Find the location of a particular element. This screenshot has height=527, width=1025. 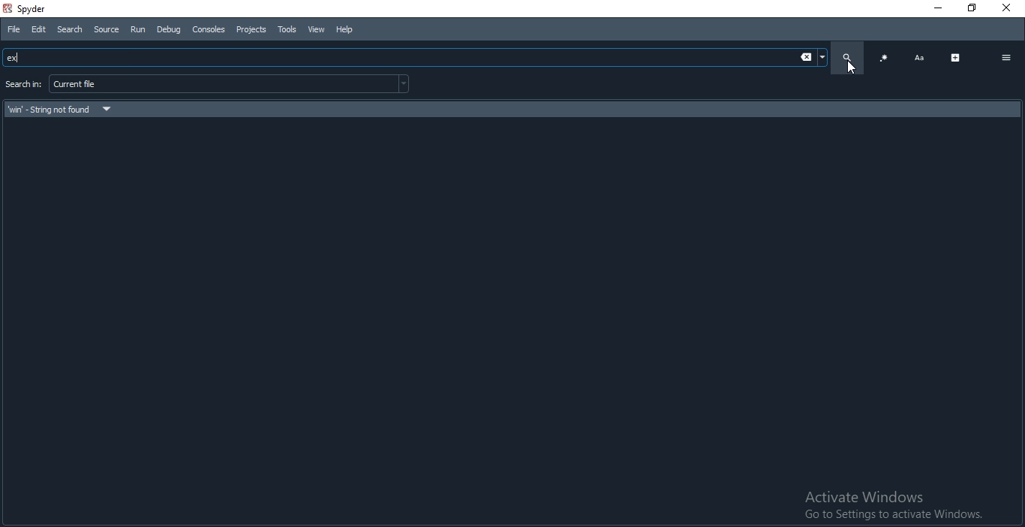

code blocks is located at coordinates (884, 58).